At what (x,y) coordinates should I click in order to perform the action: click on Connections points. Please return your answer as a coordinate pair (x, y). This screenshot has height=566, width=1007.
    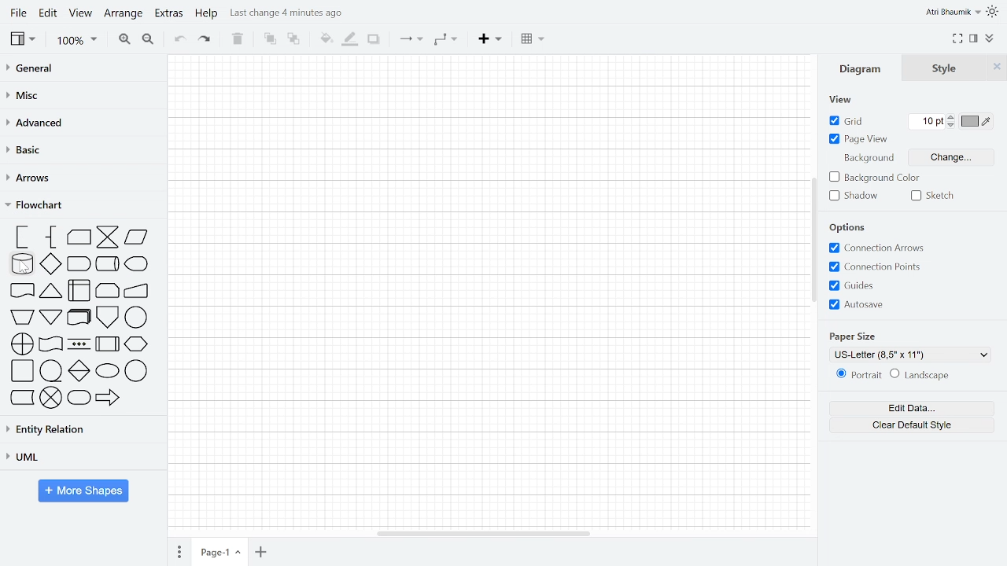
    Looking at the image, I should click on (876, 266).